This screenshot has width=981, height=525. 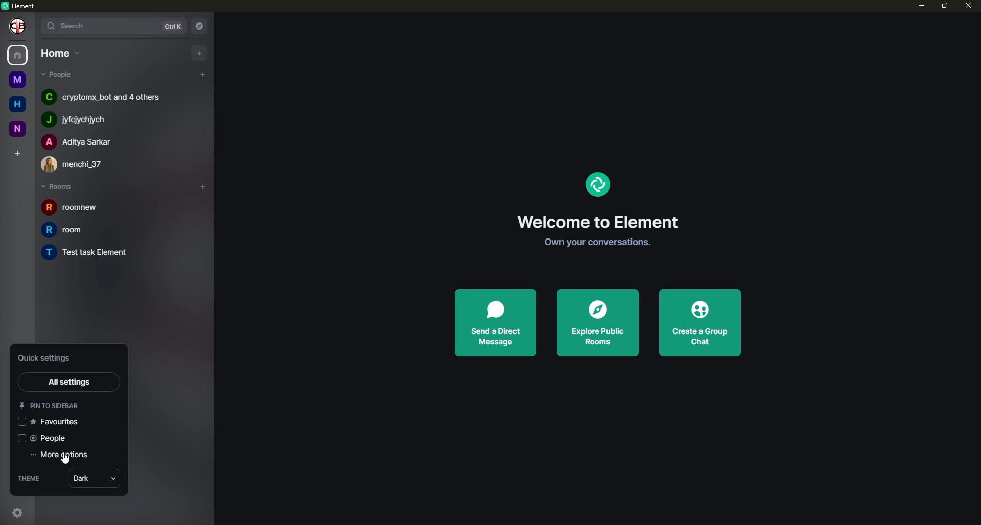 I want to click on close, so click(x=970, y=7).